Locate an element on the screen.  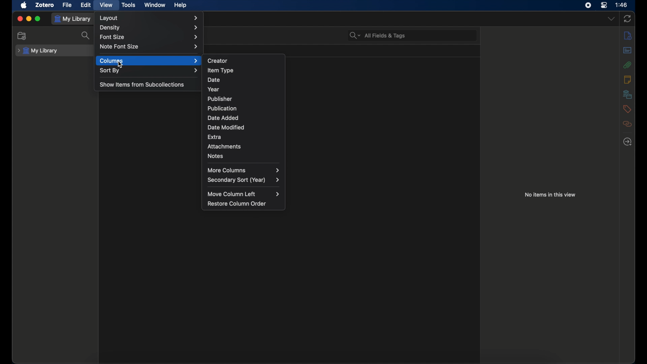
file is located at coordinates (67, 5).